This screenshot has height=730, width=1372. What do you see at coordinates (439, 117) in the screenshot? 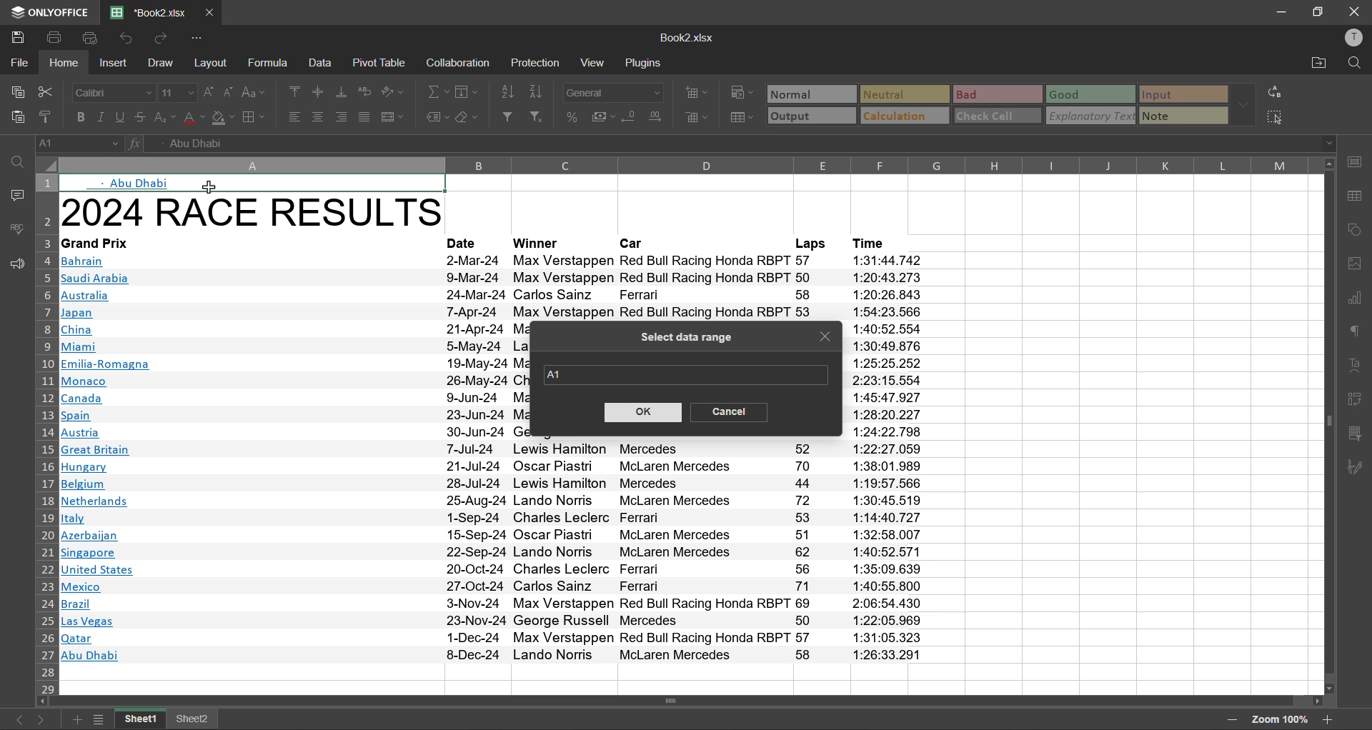
I see `named ranges` at bounding box center [439, 117].